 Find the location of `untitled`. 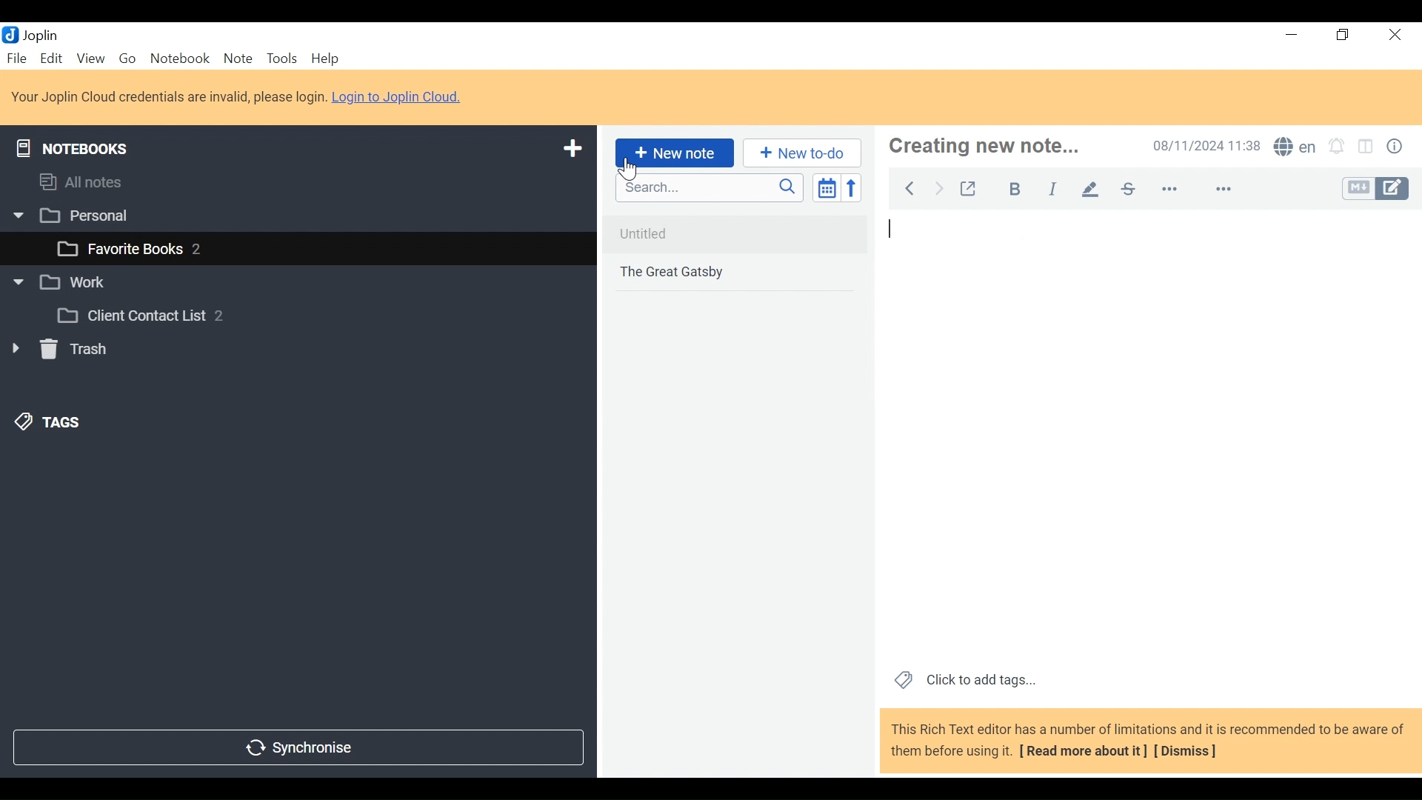

untitled is located at coordinates (735, 234).